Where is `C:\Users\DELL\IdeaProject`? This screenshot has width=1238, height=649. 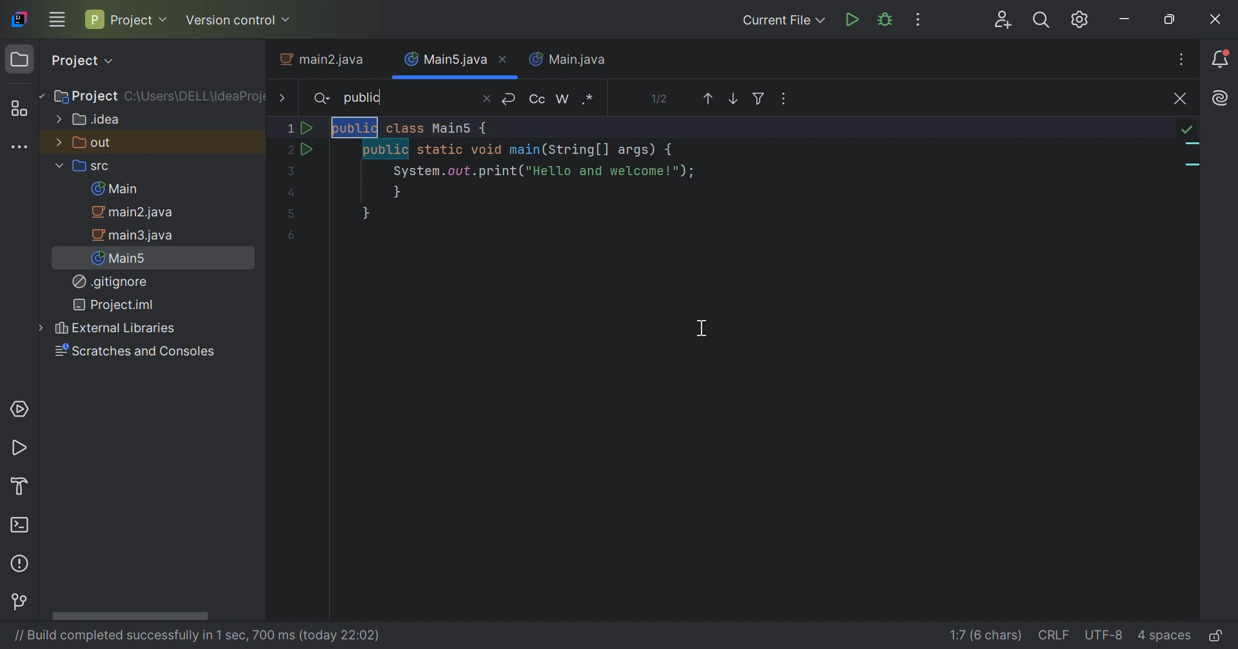
C:\Users\DELL\IdeaProject is located at coordinates (195, 97).